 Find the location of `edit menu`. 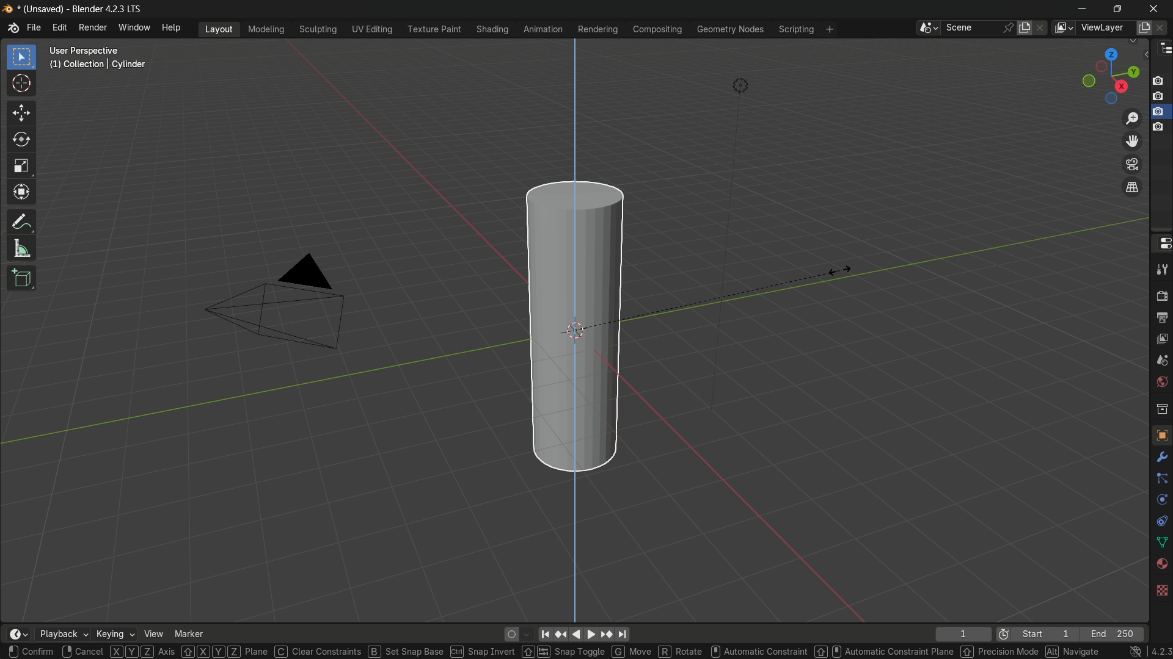

edit menu is located at coordinates (60, 29).